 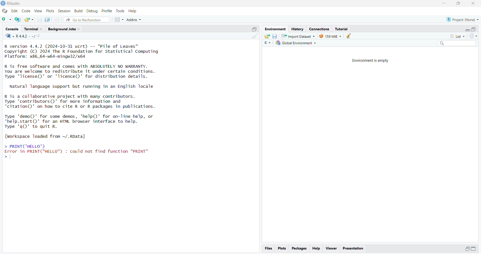 What do you see at coordinates (5, 11) in the screenshot?
I see `cursor` at bounding box center [5, 11].